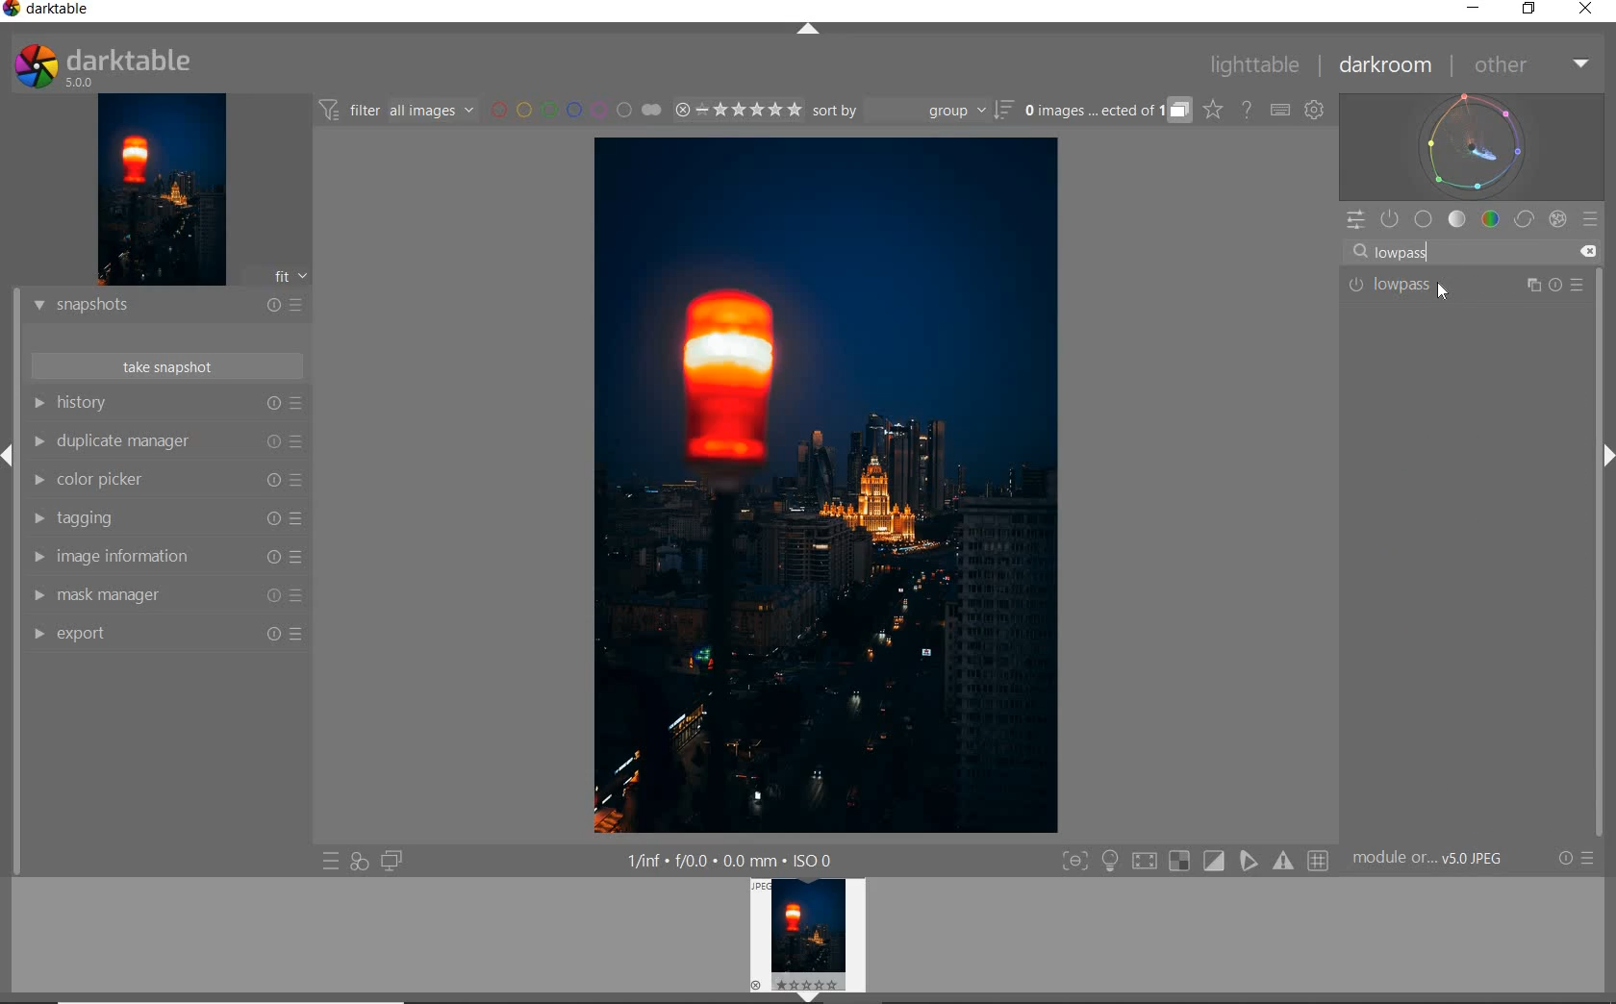 This screenshot has width=1616, height=1004. What do you see at coordinates (1524, 219) in the screenshot?
I see `CORRECT` at bounding box center [1524, 219].